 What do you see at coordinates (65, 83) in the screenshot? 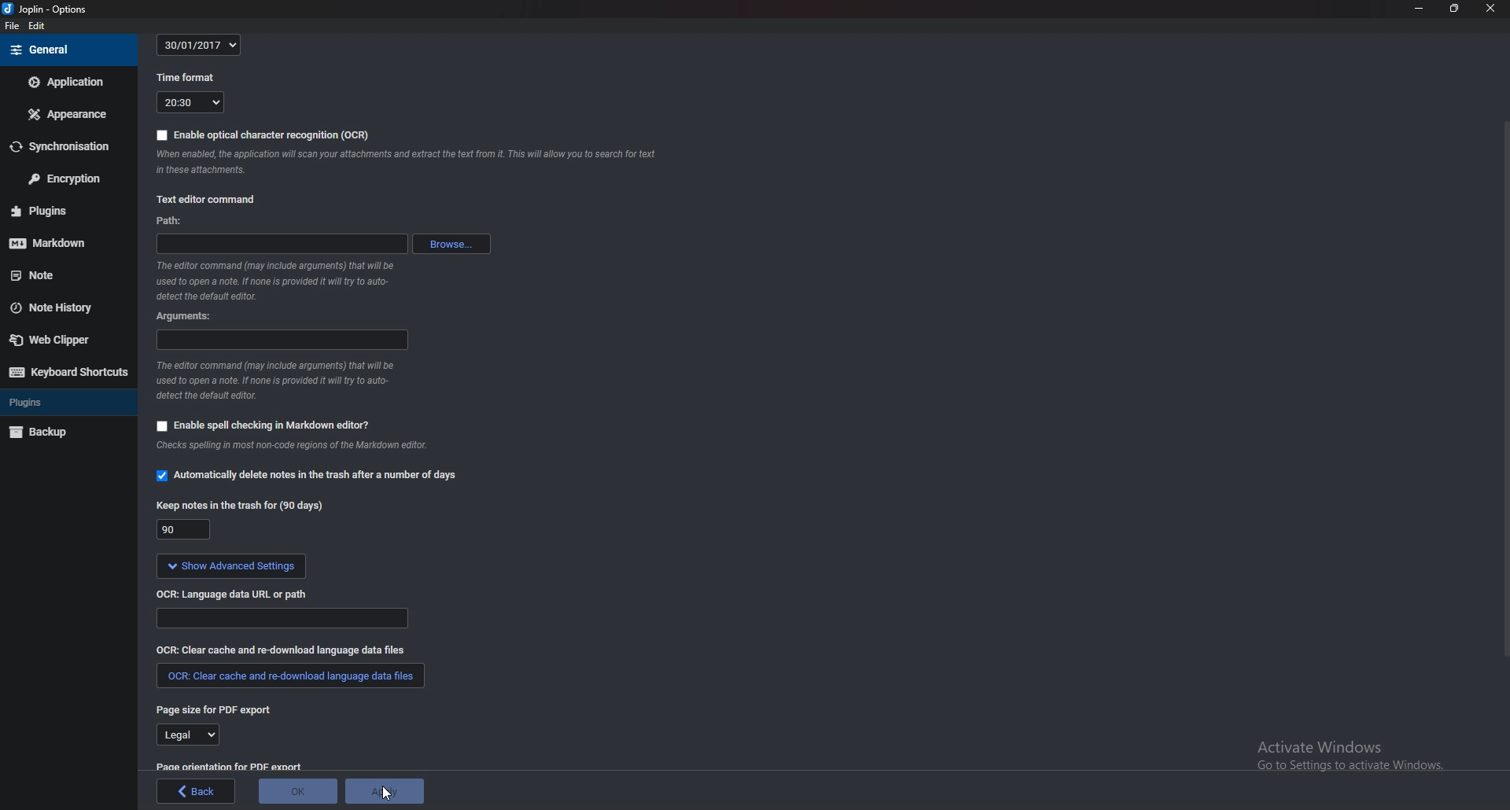
I see `Application` at bounding box center [65, 83].